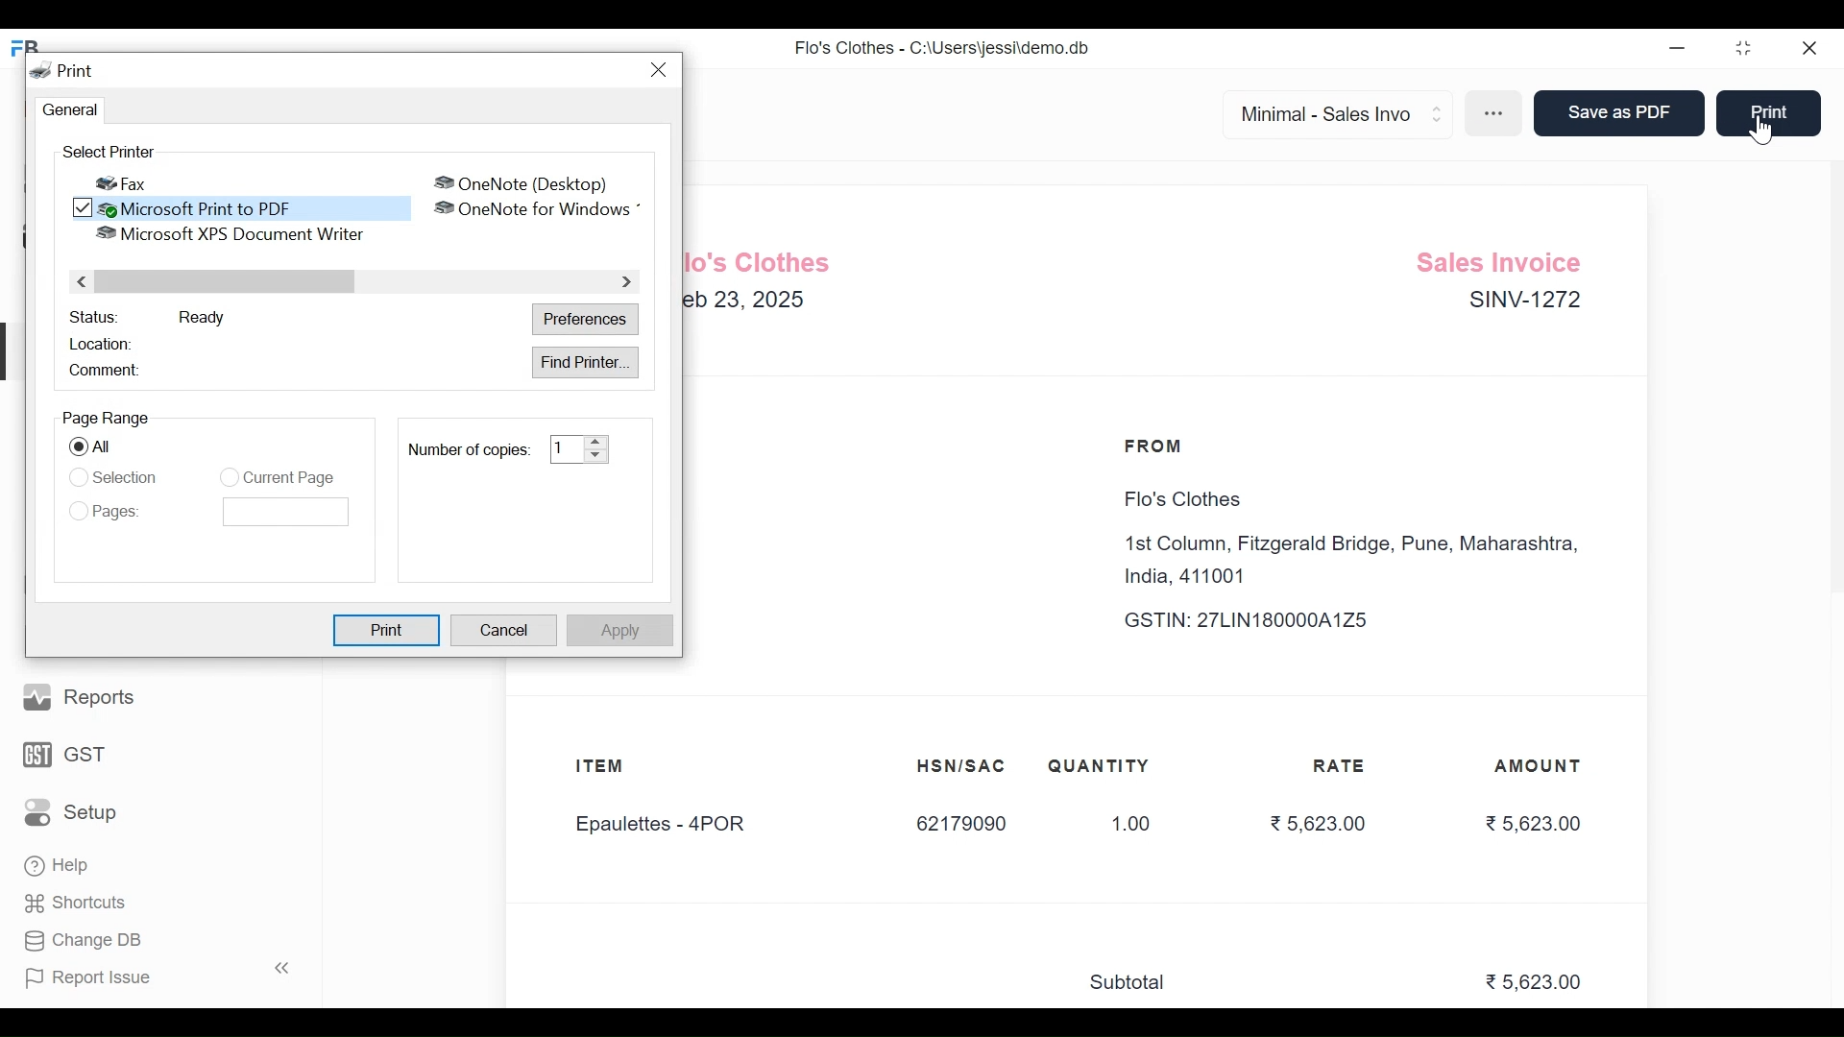 This screenshot has width=1844, height=1037. Describe the element at coordinates (619, 768) in the screenshot. I see `ITEM` at that location.